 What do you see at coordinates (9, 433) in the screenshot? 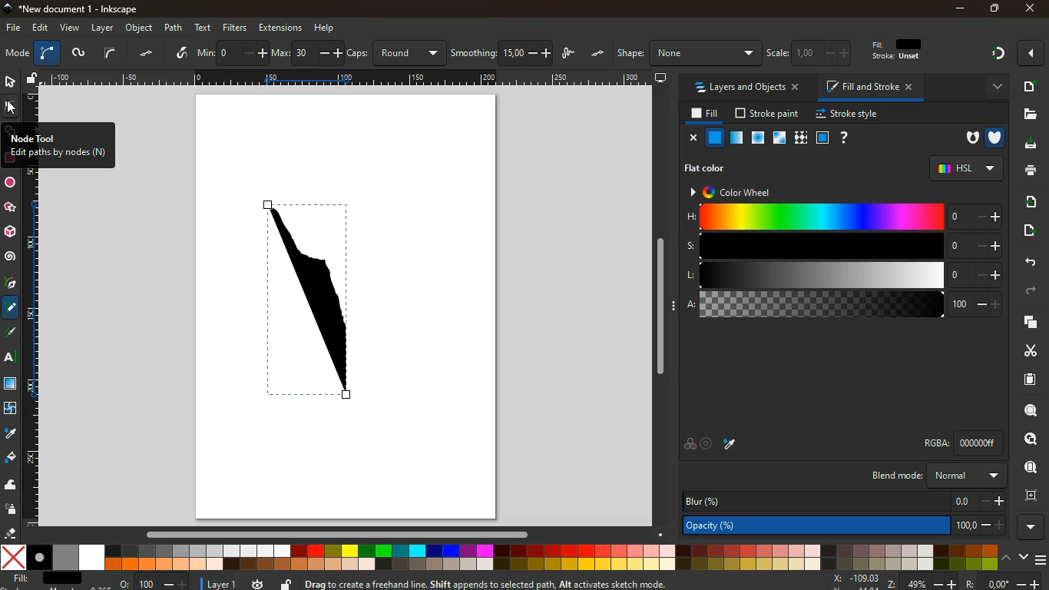
I see `drop` at bounding box center [9, 433].